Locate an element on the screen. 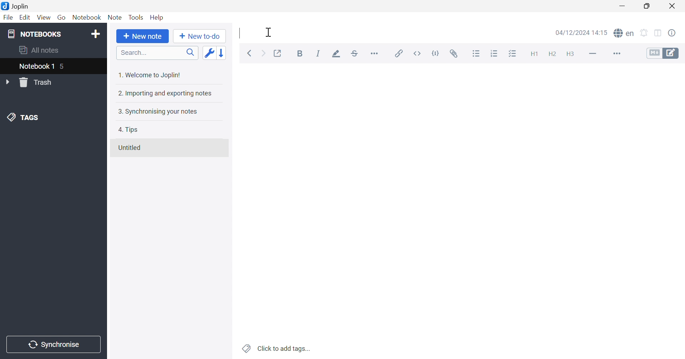 Image resolution: width=685 pixels, height=359 pixels. Forward is located at coordinates (264, 54).